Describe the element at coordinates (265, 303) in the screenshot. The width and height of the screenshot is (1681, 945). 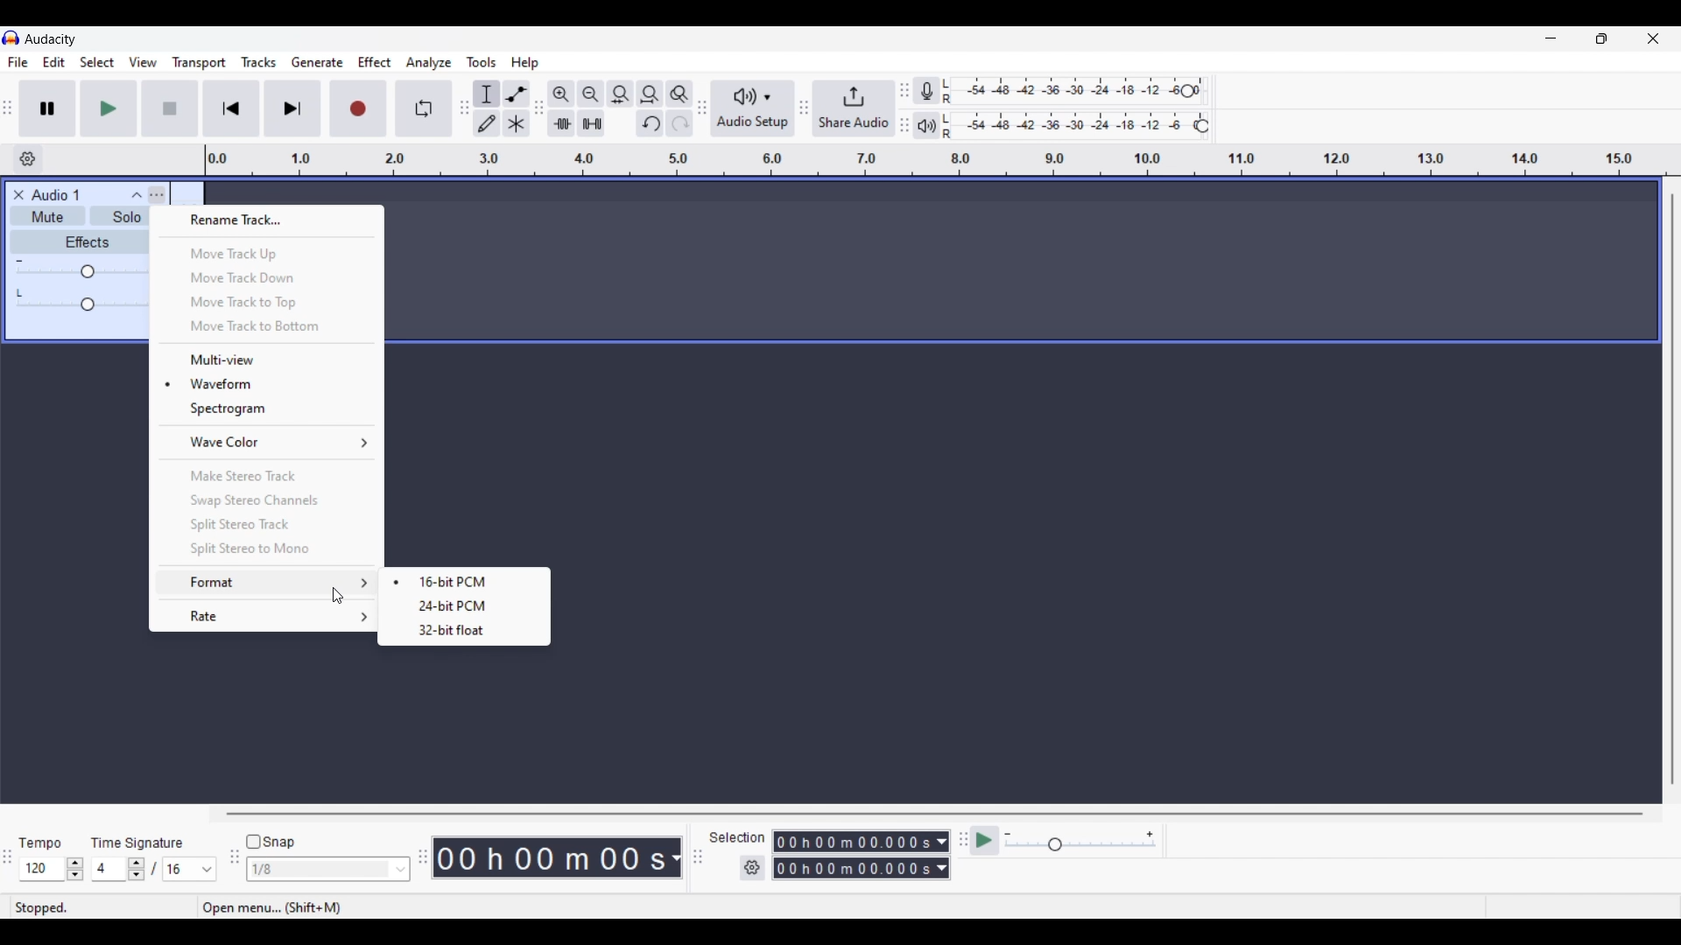
I see `Move track to top` at that location.